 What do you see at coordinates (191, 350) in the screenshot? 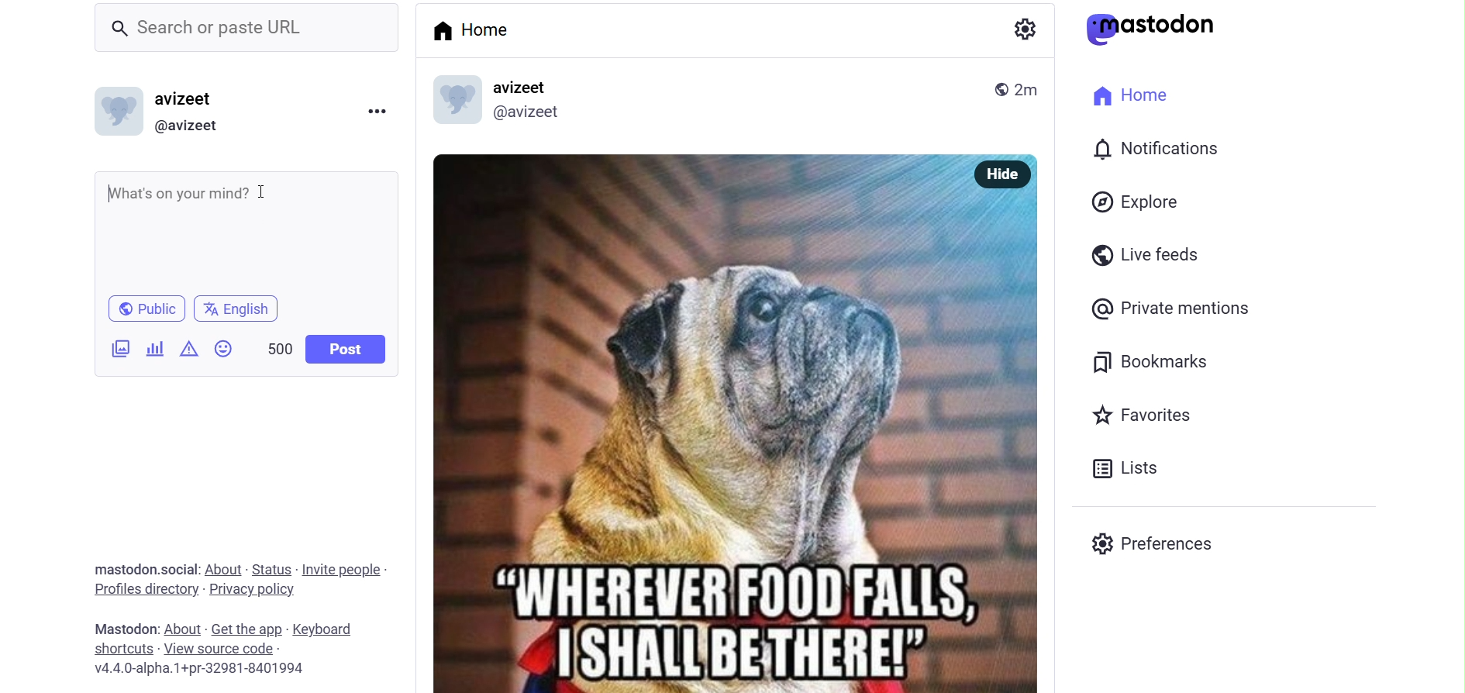
I see `content warning` at bounding box center [191, 350].